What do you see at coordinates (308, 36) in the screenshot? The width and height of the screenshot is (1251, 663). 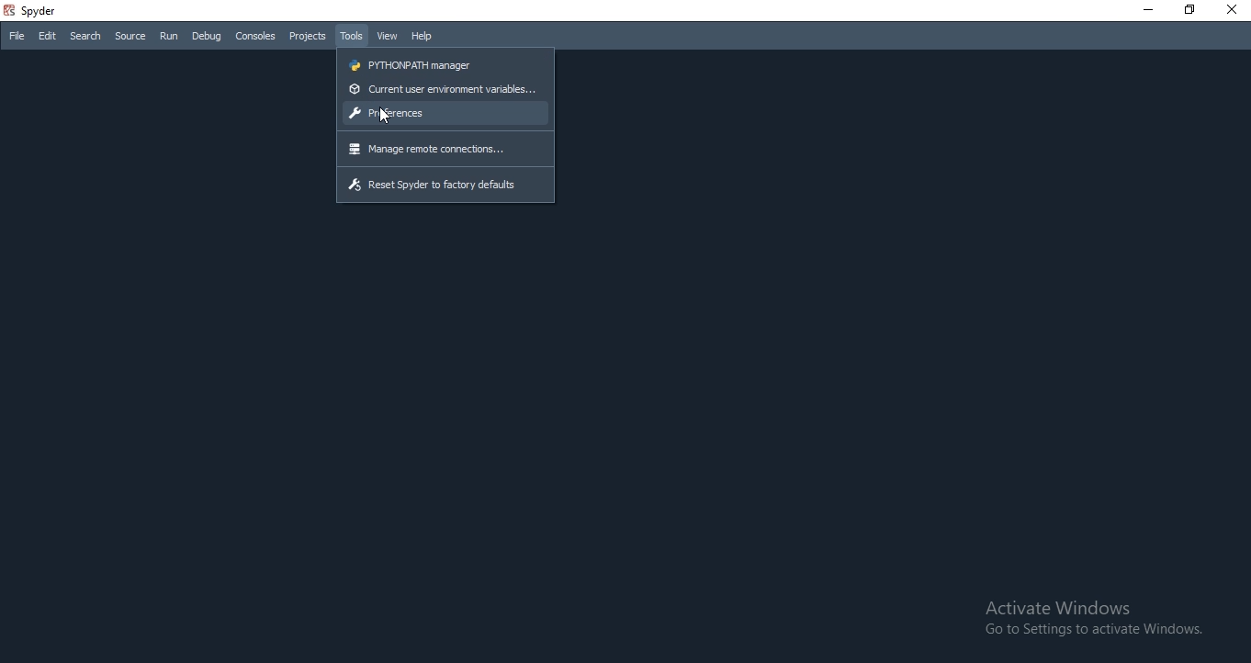 I see `` at bounding box center [308, 36].